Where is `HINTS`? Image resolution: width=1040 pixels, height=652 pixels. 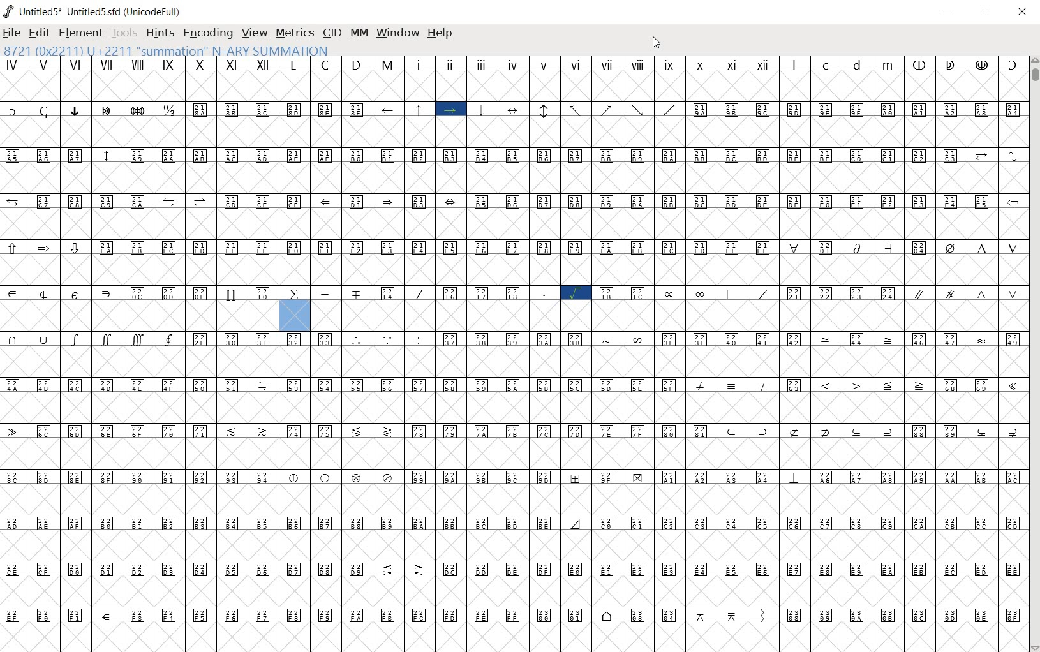
HINTS is located at coordinates (160, 33).